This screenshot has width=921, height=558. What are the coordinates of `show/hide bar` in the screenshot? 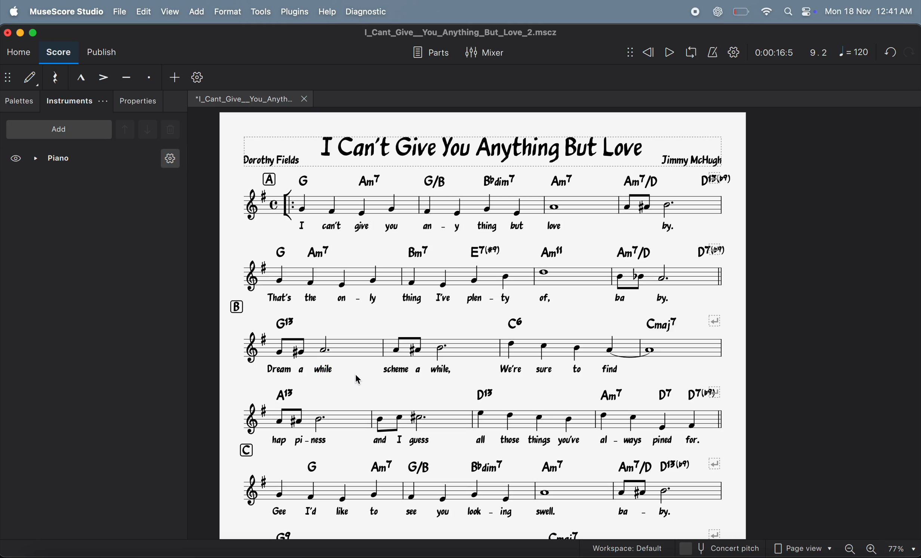 It's located at (10, 77).